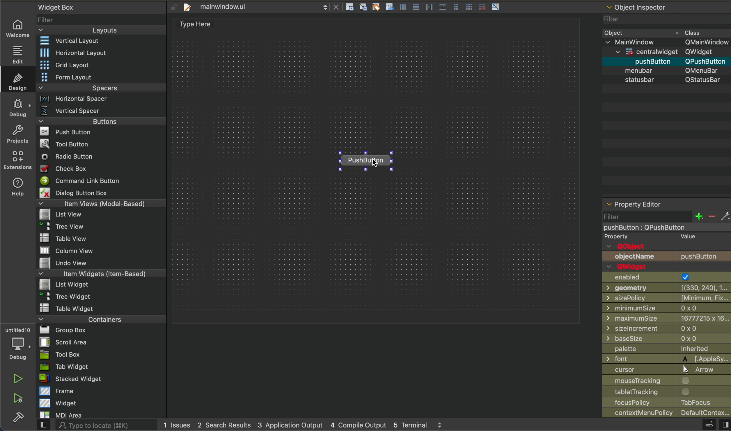 Image resolution: width=731 pixels, height=431 pixels. I want to click on projects, so click(17, 134).